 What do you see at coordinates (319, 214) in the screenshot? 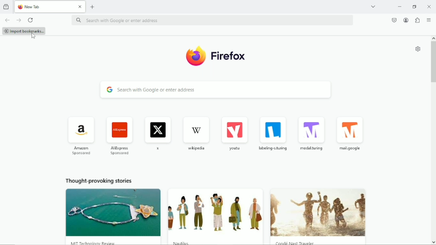
I see `Thought provoking story` at bounding box center [319, 214].